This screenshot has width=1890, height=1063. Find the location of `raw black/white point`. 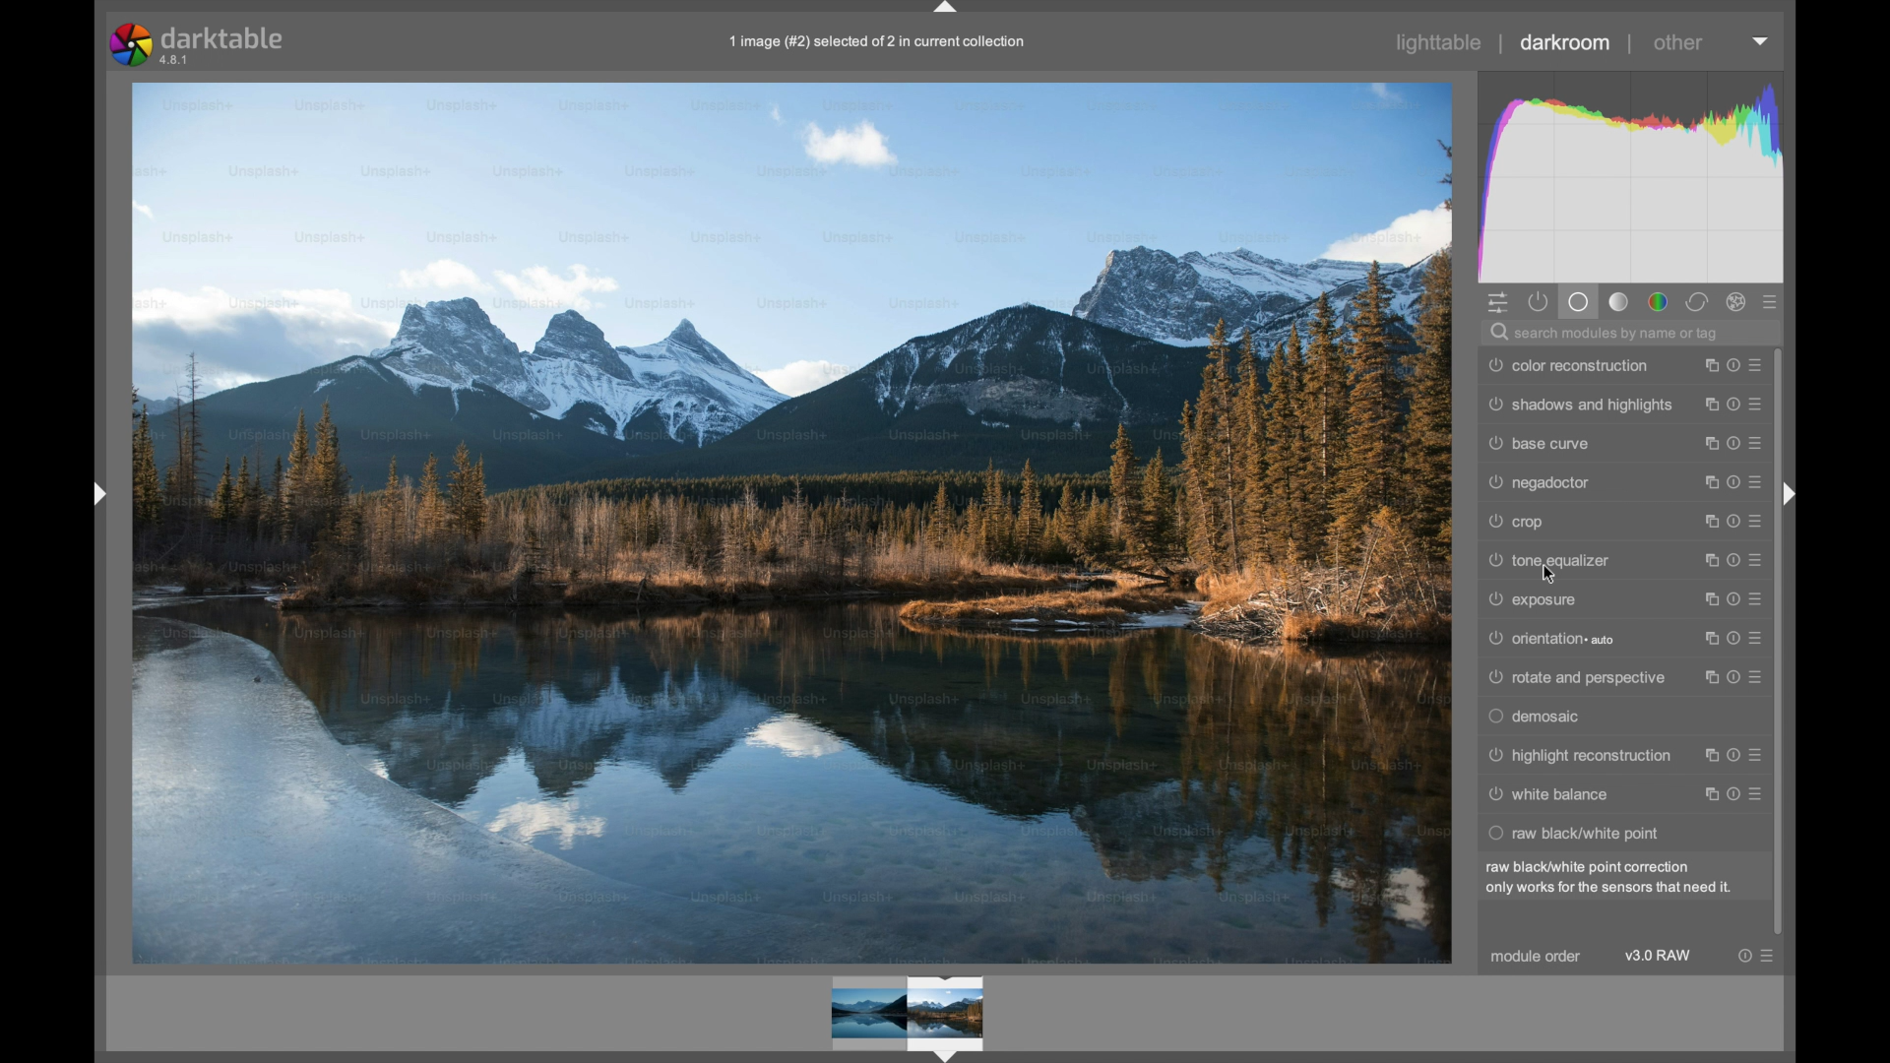

raw black/white point is located at coordinates (1576, 834).